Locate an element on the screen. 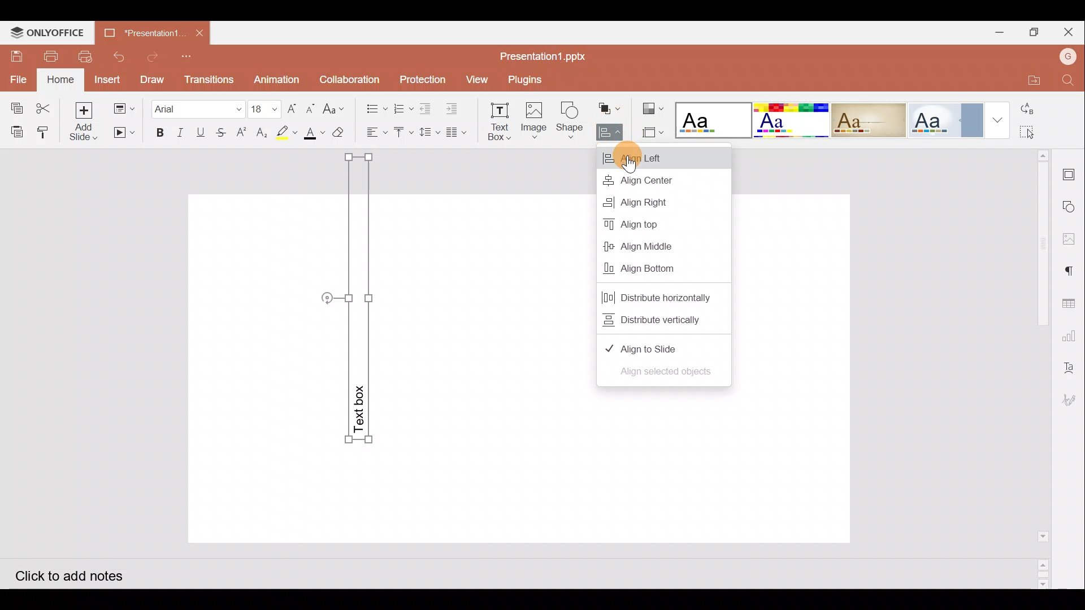  Vertical align is located at coordinates (403, 134).